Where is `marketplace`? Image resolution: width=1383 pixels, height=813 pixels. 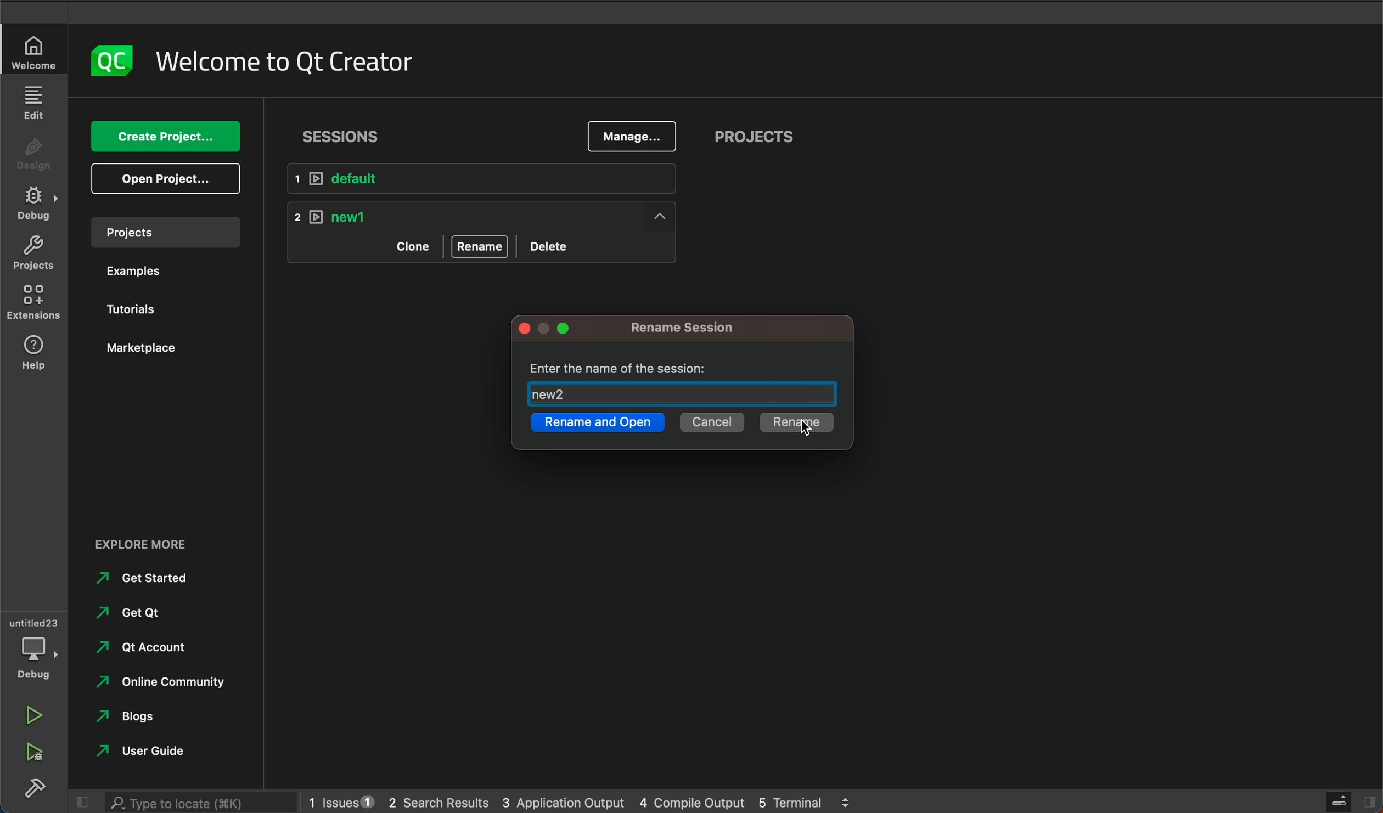 marketplace is located at coordinates (147, 349).